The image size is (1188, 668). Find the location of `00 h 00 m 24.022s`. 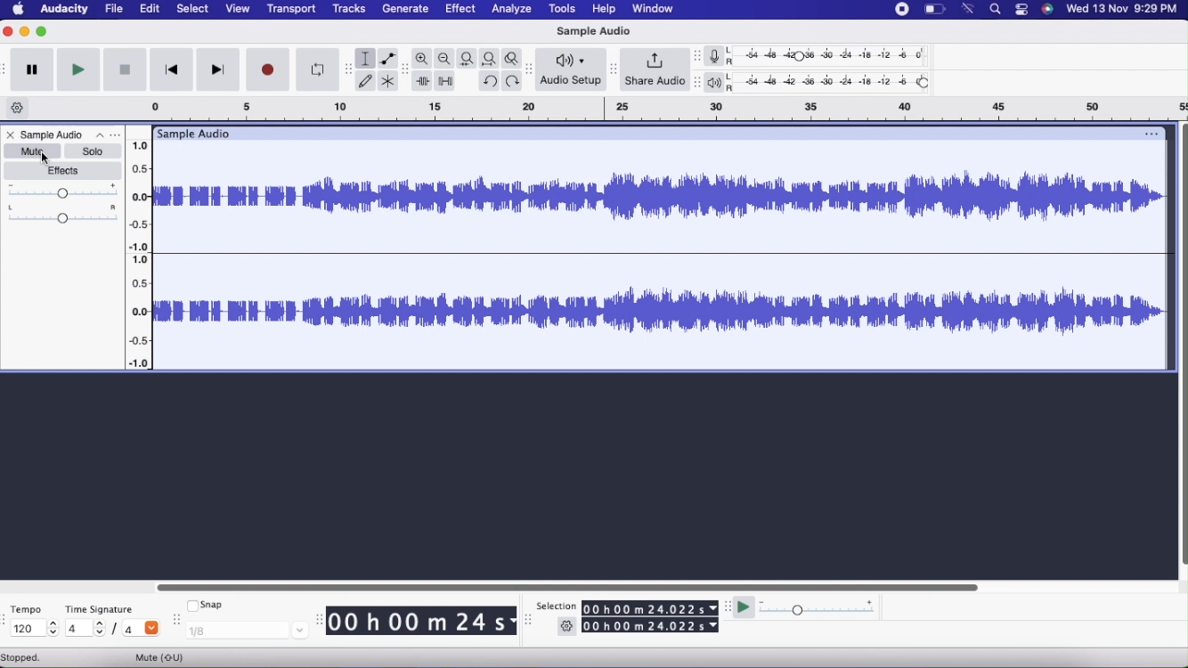

00 h 00 m 24.022s is located at coordinates (649, 608).